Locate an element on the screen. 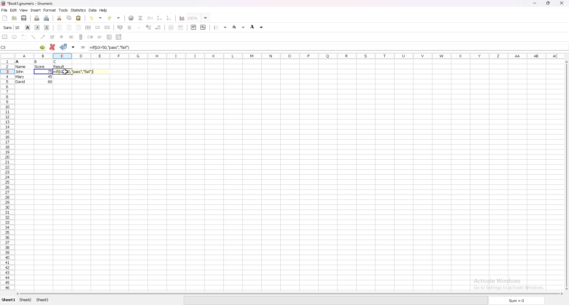  file name is located at coordinates (28, 3).